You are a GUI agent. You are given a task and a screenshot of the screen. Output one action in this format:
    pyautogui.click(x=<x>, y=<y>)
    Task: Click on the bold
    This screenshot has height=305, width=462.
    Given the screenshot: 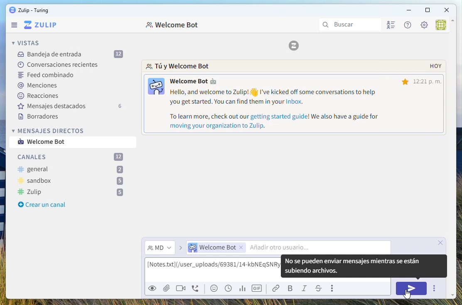 What is the action you would take?
    pyautogui.click(x=291, y=289)
    